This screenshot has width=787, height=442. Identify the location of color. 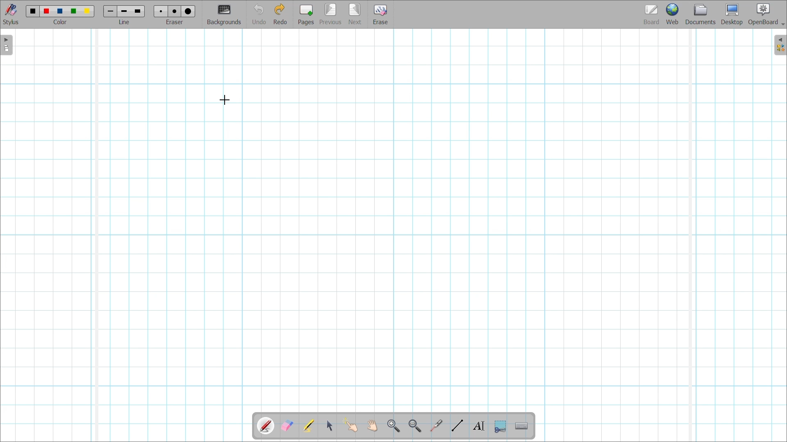
(62, 23).